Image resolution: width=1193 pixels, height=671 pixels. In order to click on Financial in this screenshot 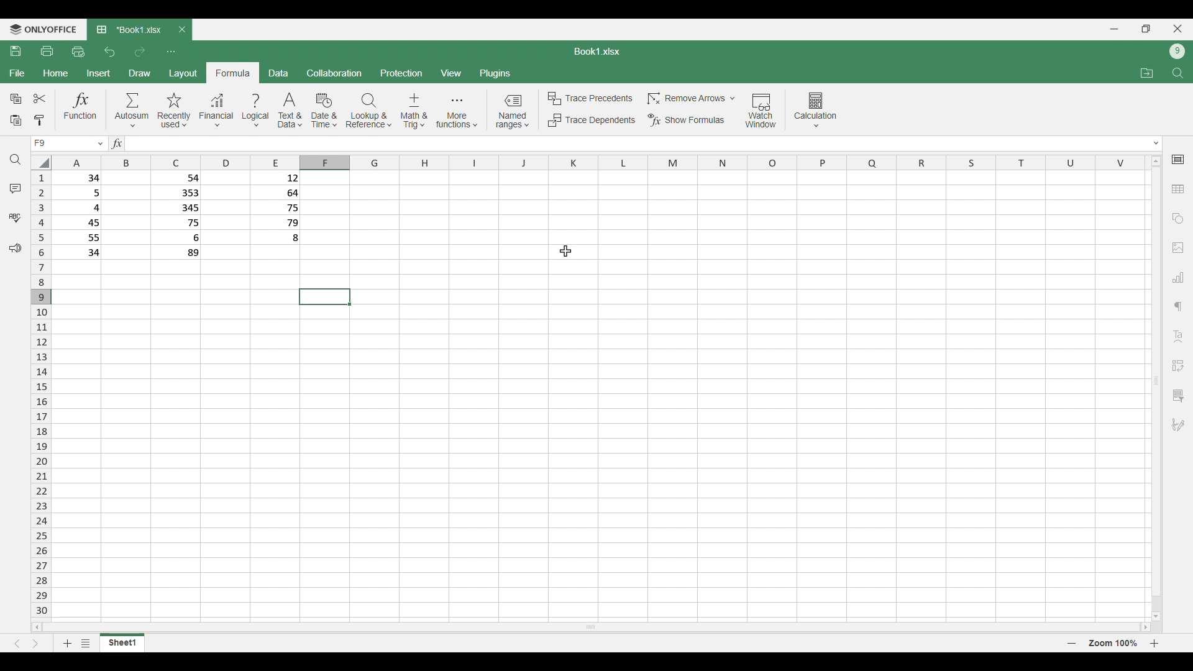, I will do `click(216, 111)`.